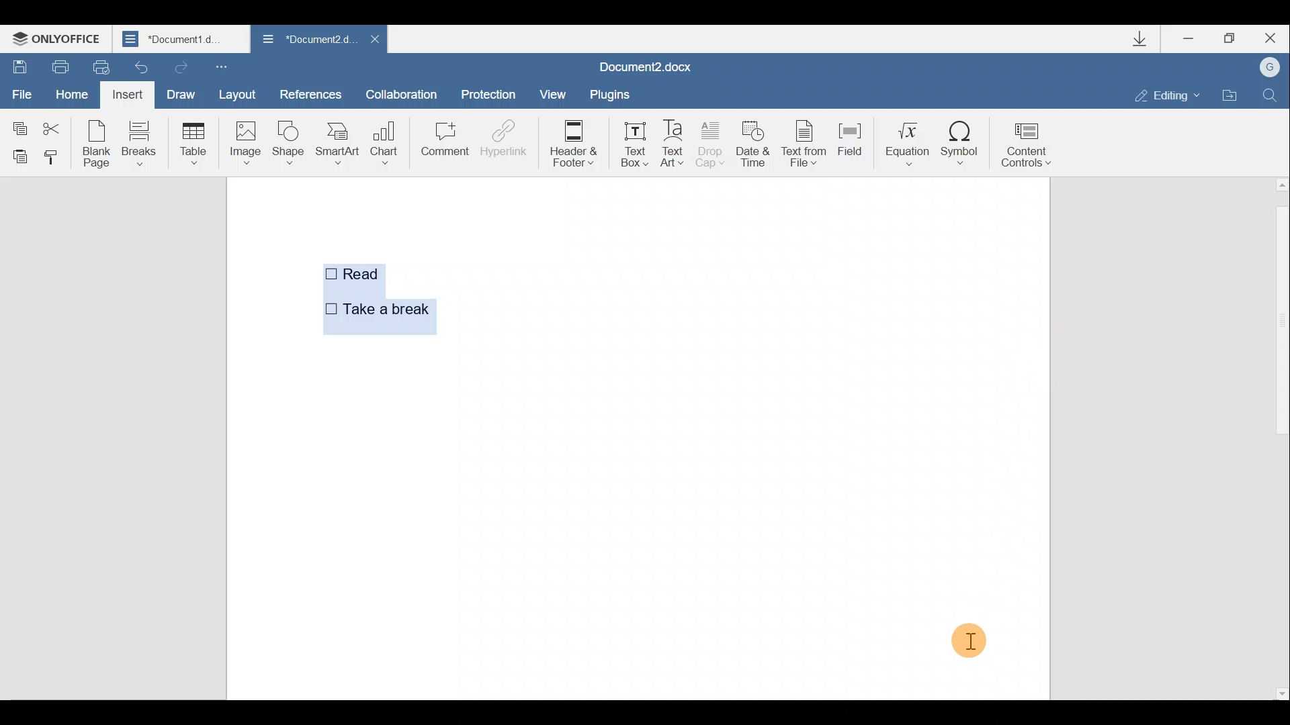  Describe the element at coordinates (17, 156) in the screenshot. I see `Paste` at that location.